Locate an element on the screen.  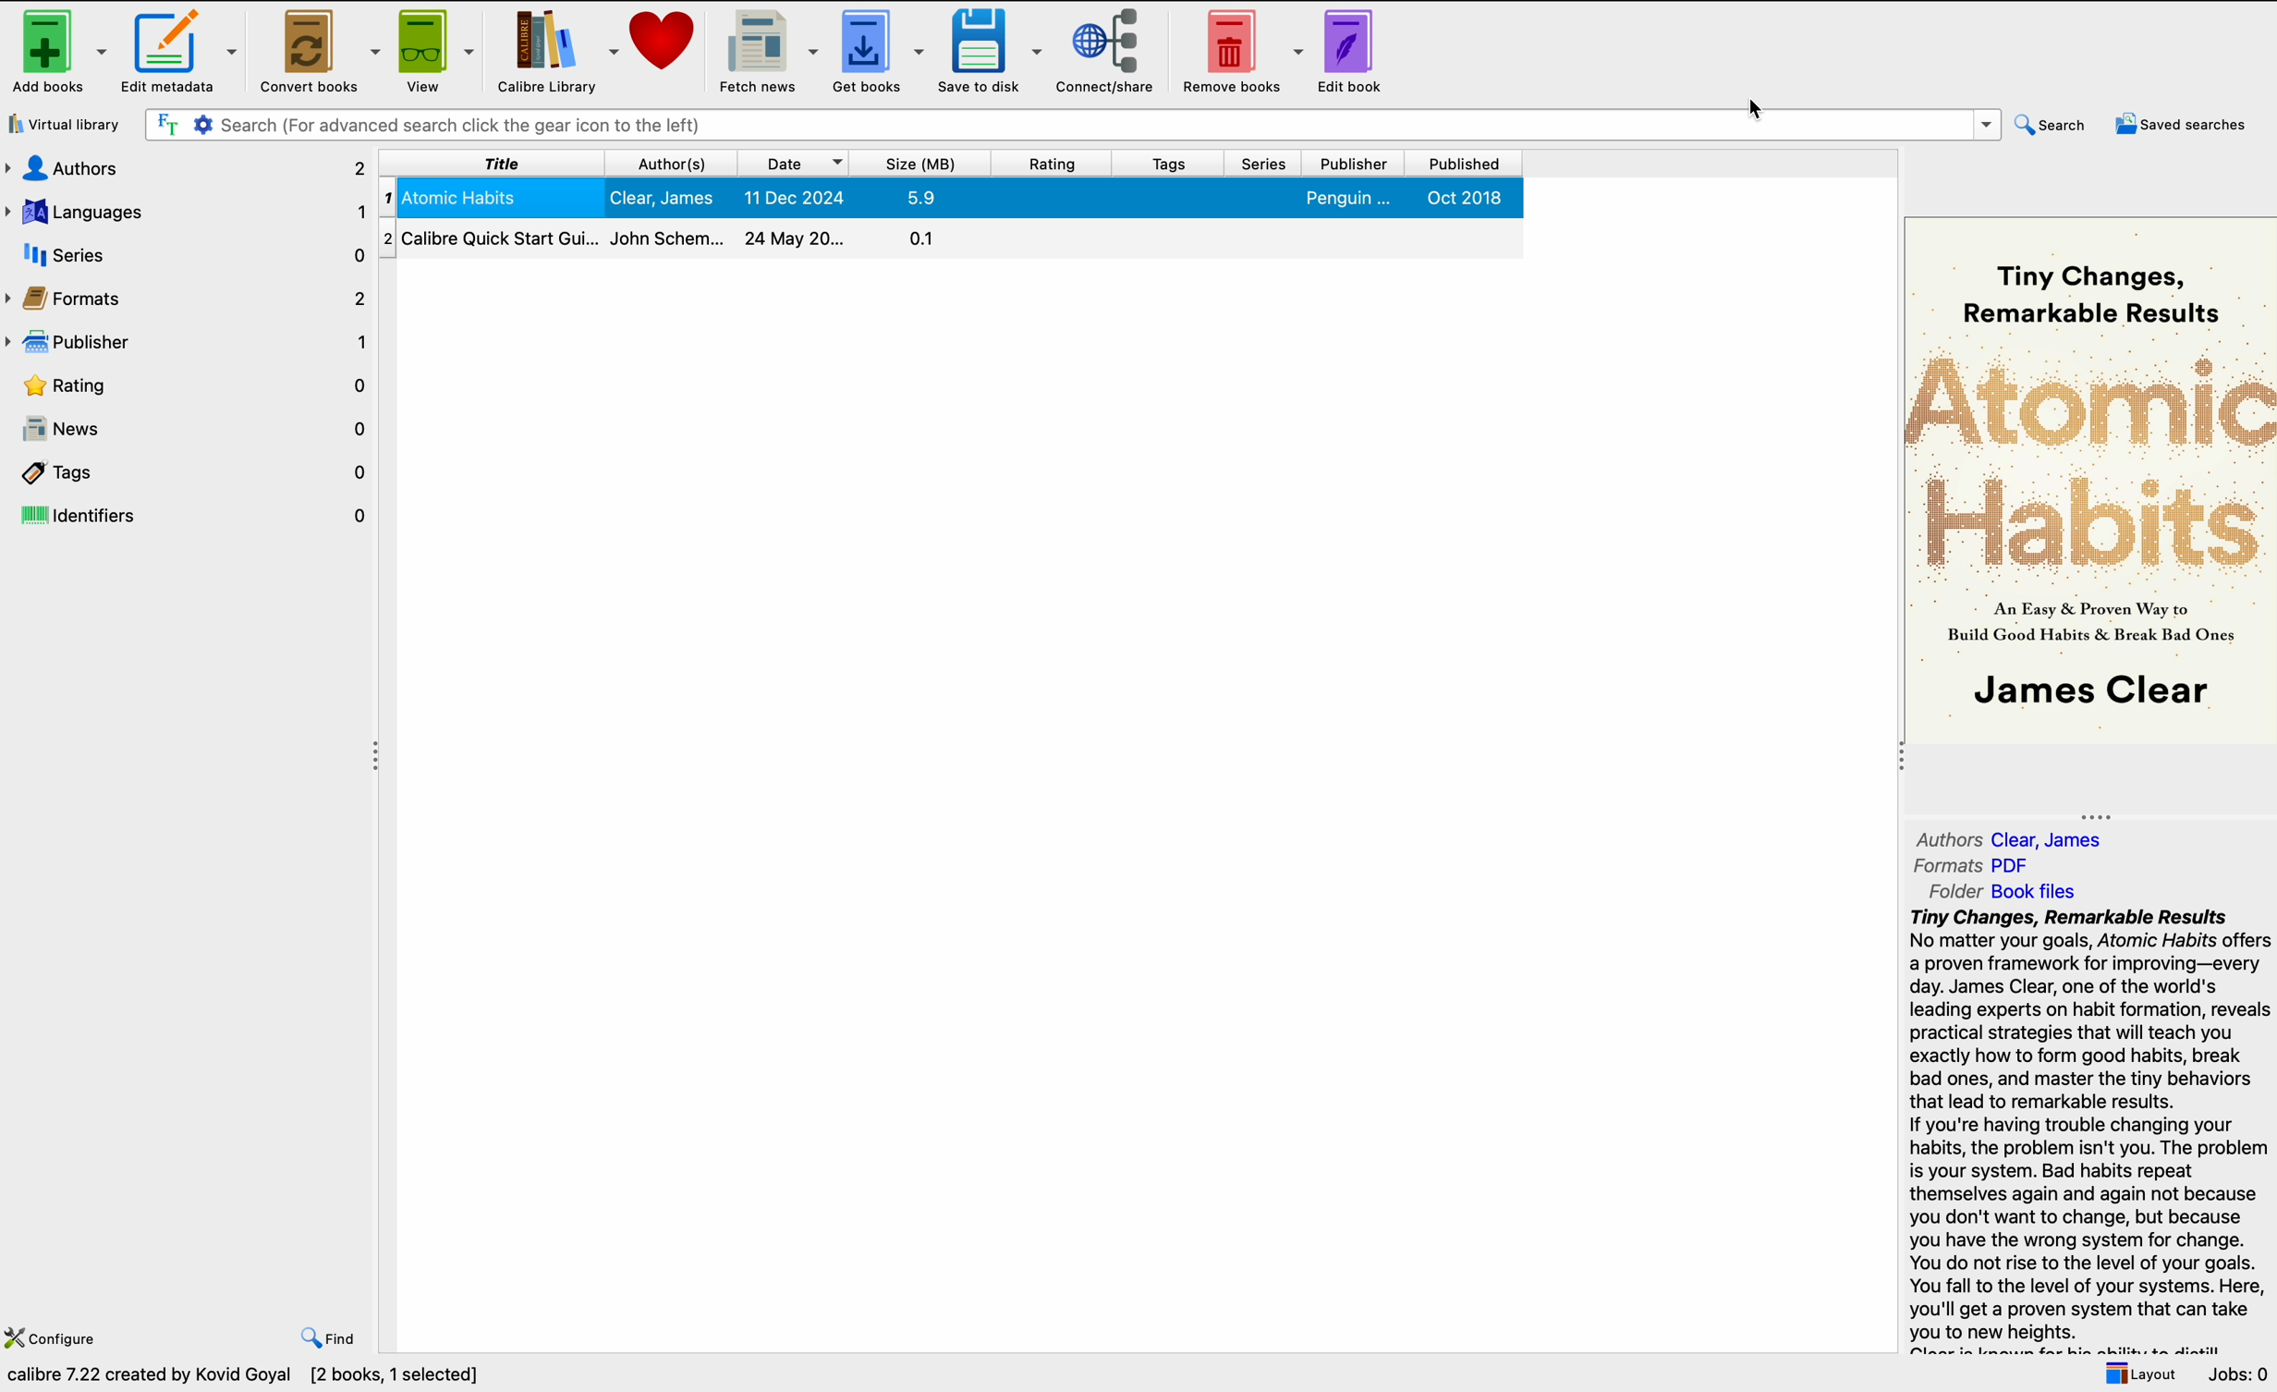
virtual library is located at coordinates (67, 126).